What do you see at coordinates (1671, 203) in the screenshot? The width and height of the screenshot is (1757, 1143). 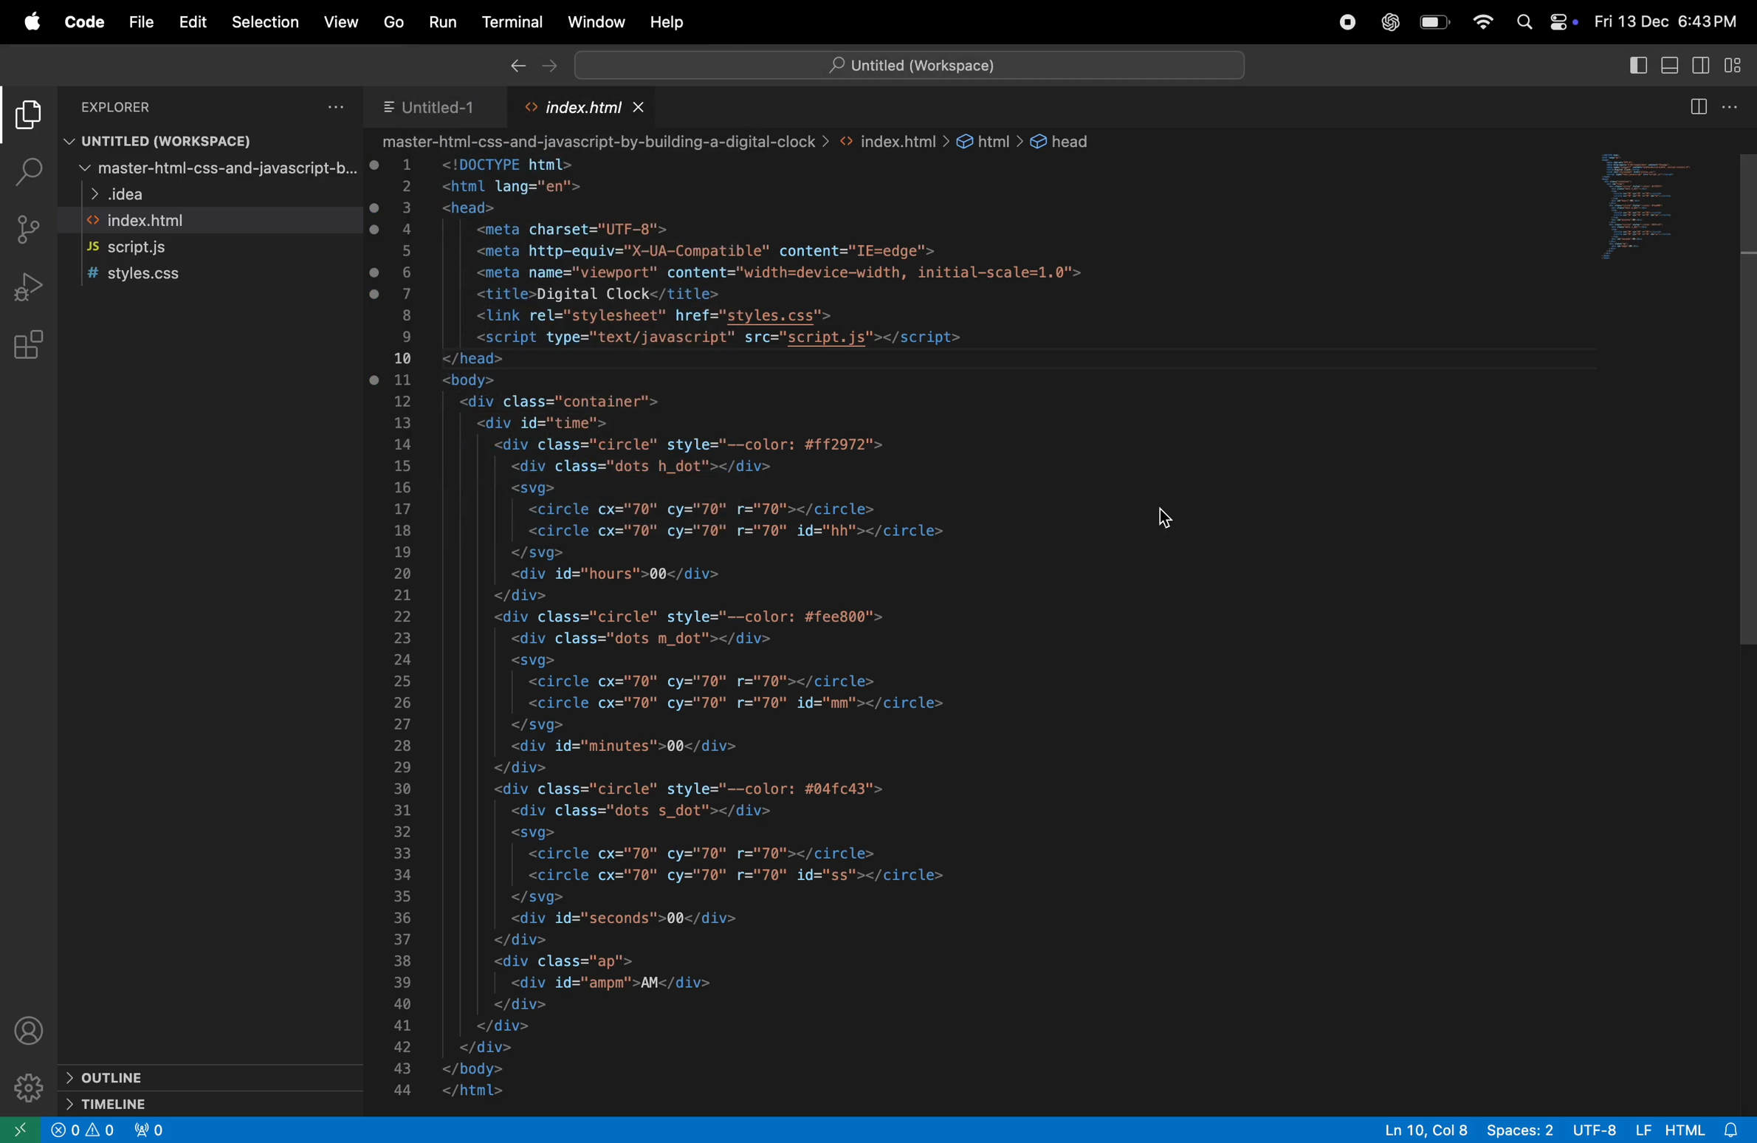 I see `code window` at bounding box center [1671, 203].